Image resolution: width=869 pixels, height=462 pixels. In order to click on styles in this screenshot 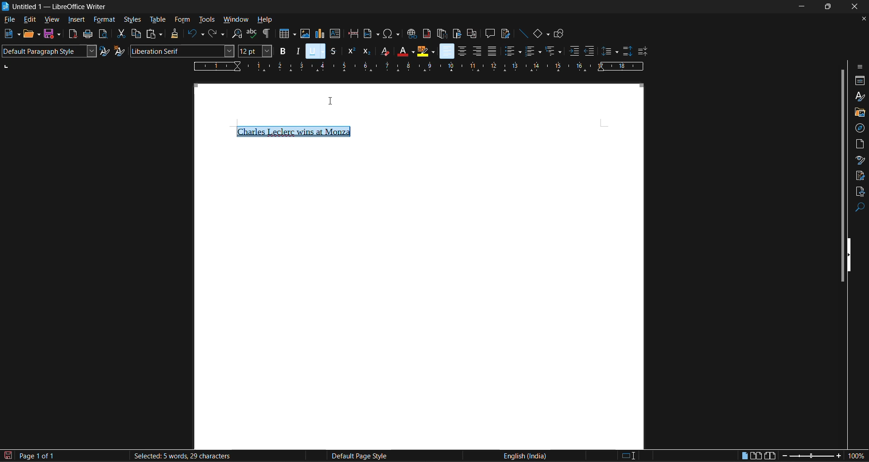, I will do `click(133, 20)`.